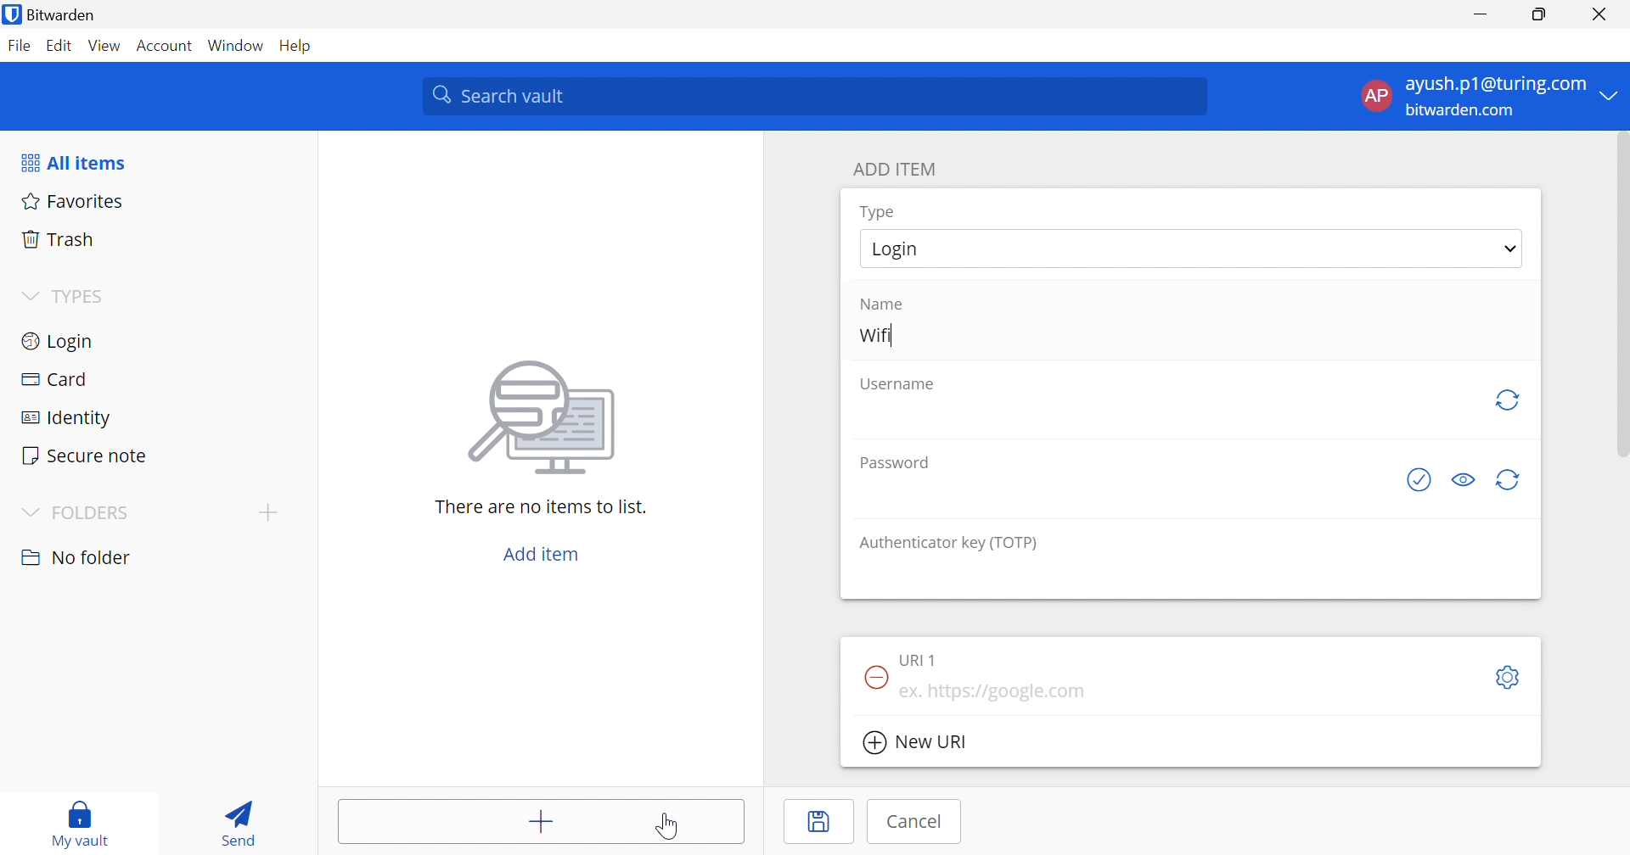 This screenshot has width=1630, height=855. I want to click on Trash, so click(59, 237).